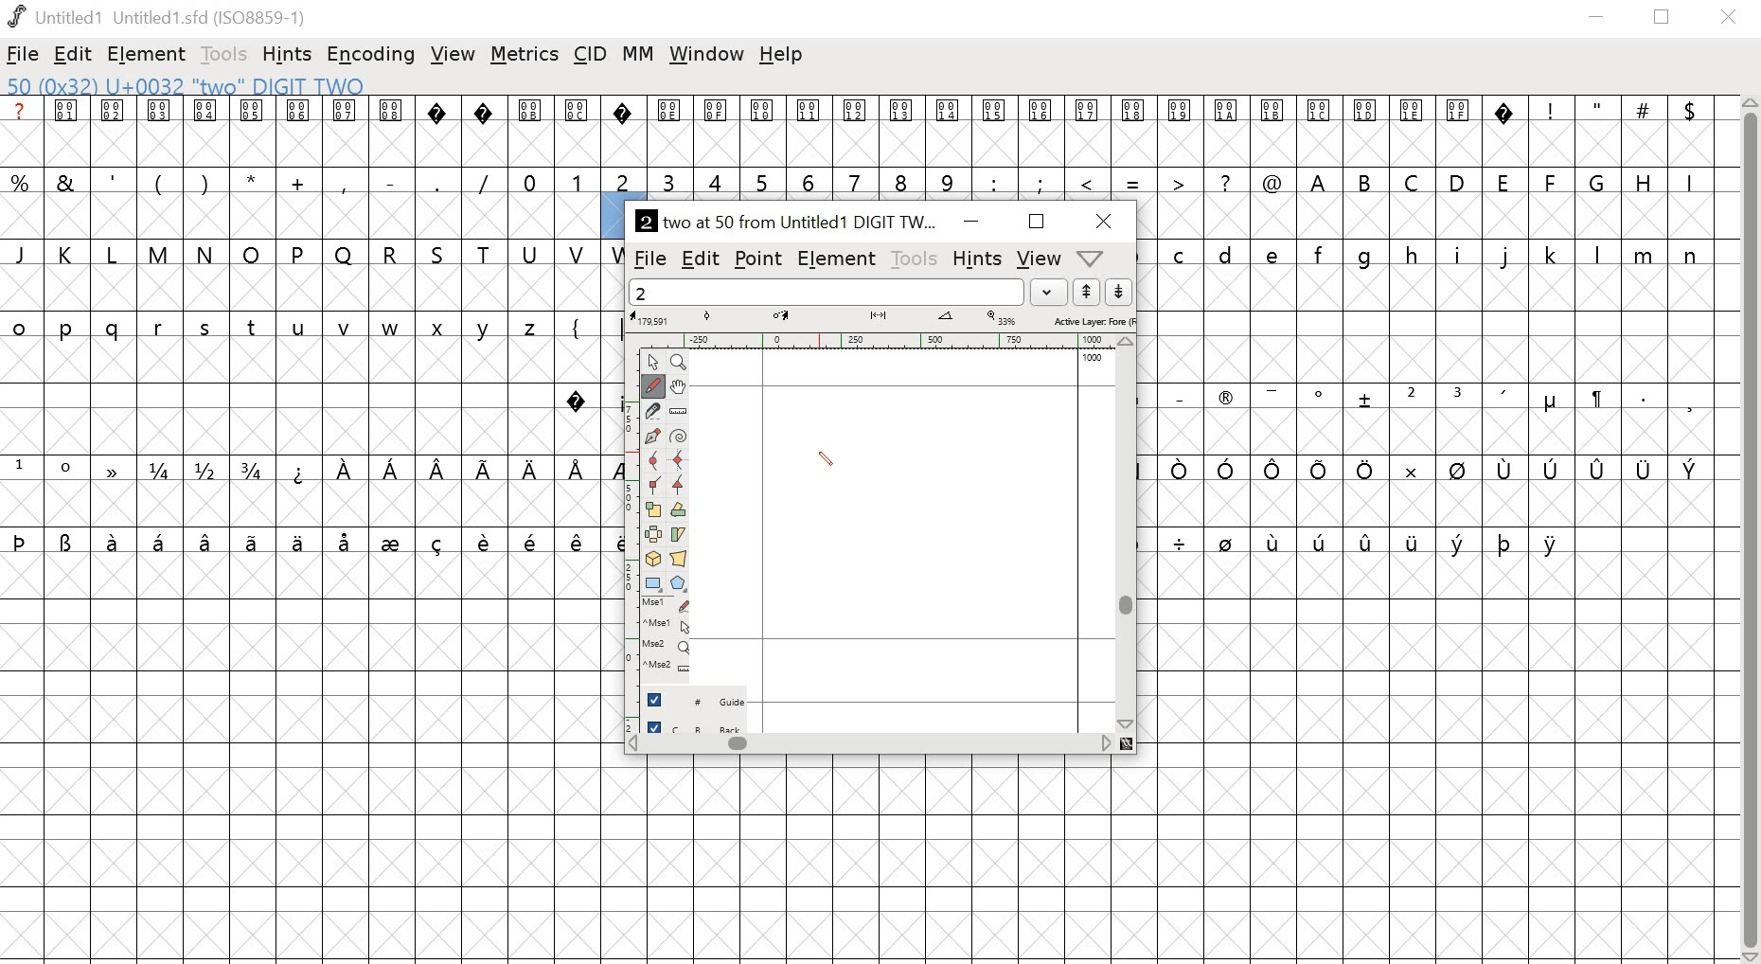 Image resolution: width=1761 pixels, height=964 pixels. What do you see at coordinates (1119, 293) in the screenshot?
I see `down` at bounding box center [1119, 293].